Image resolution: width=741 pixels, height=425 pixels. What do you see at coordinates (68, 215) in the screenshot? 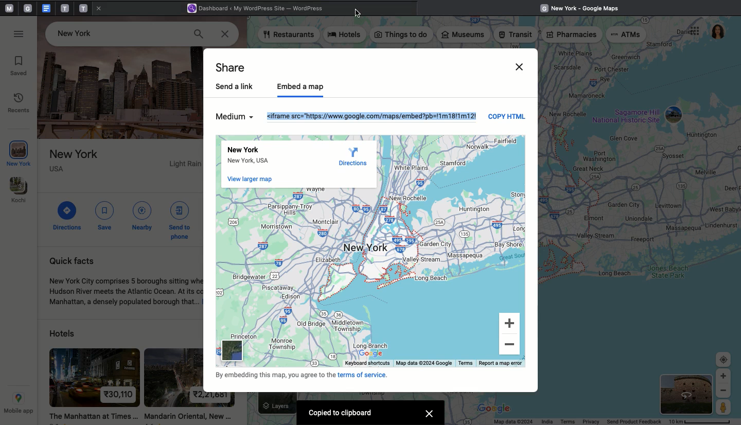
I see `Directions` at bounding box center [68, 215].